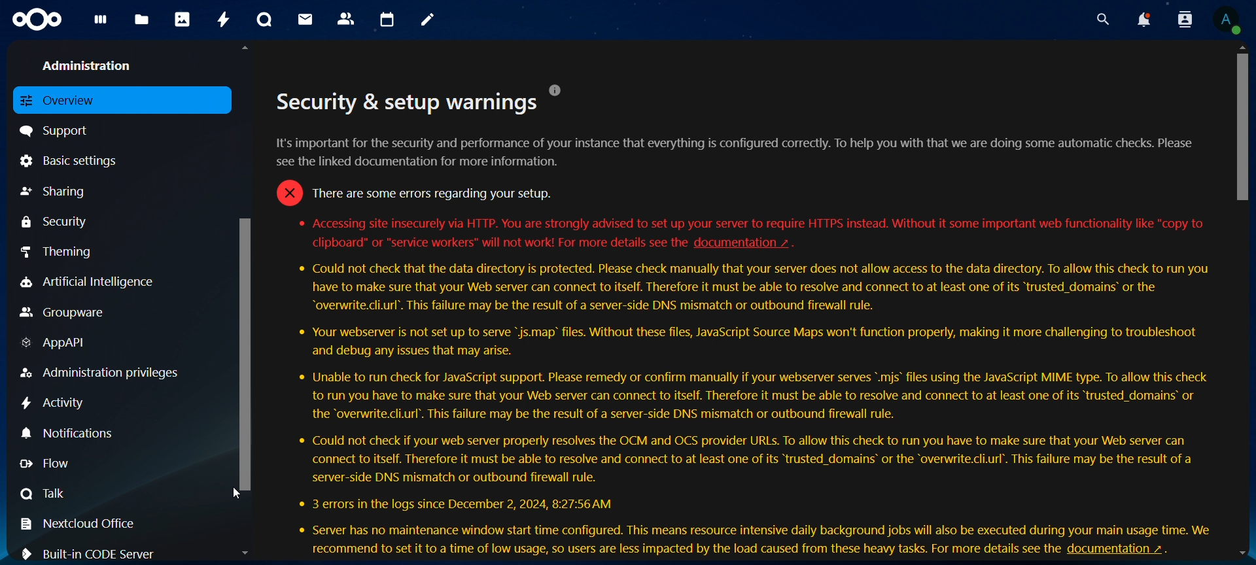 The image size is (1256, 565). What do you see at coordinates (142, 21) in the screenshot?
I see `files` at bounding box center [142, 21].